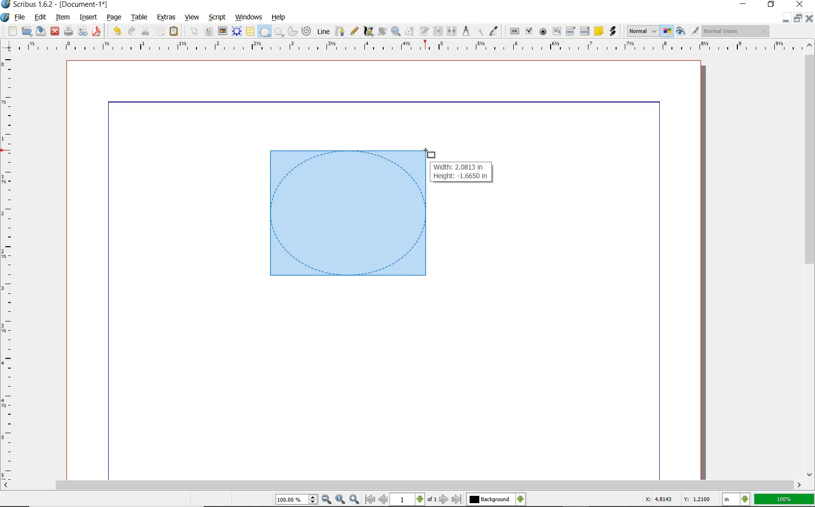 This screenshot has height=507, width=815. Describe the element at coordinates (146, 31) in the screenshot. I see `CUT` at that location.